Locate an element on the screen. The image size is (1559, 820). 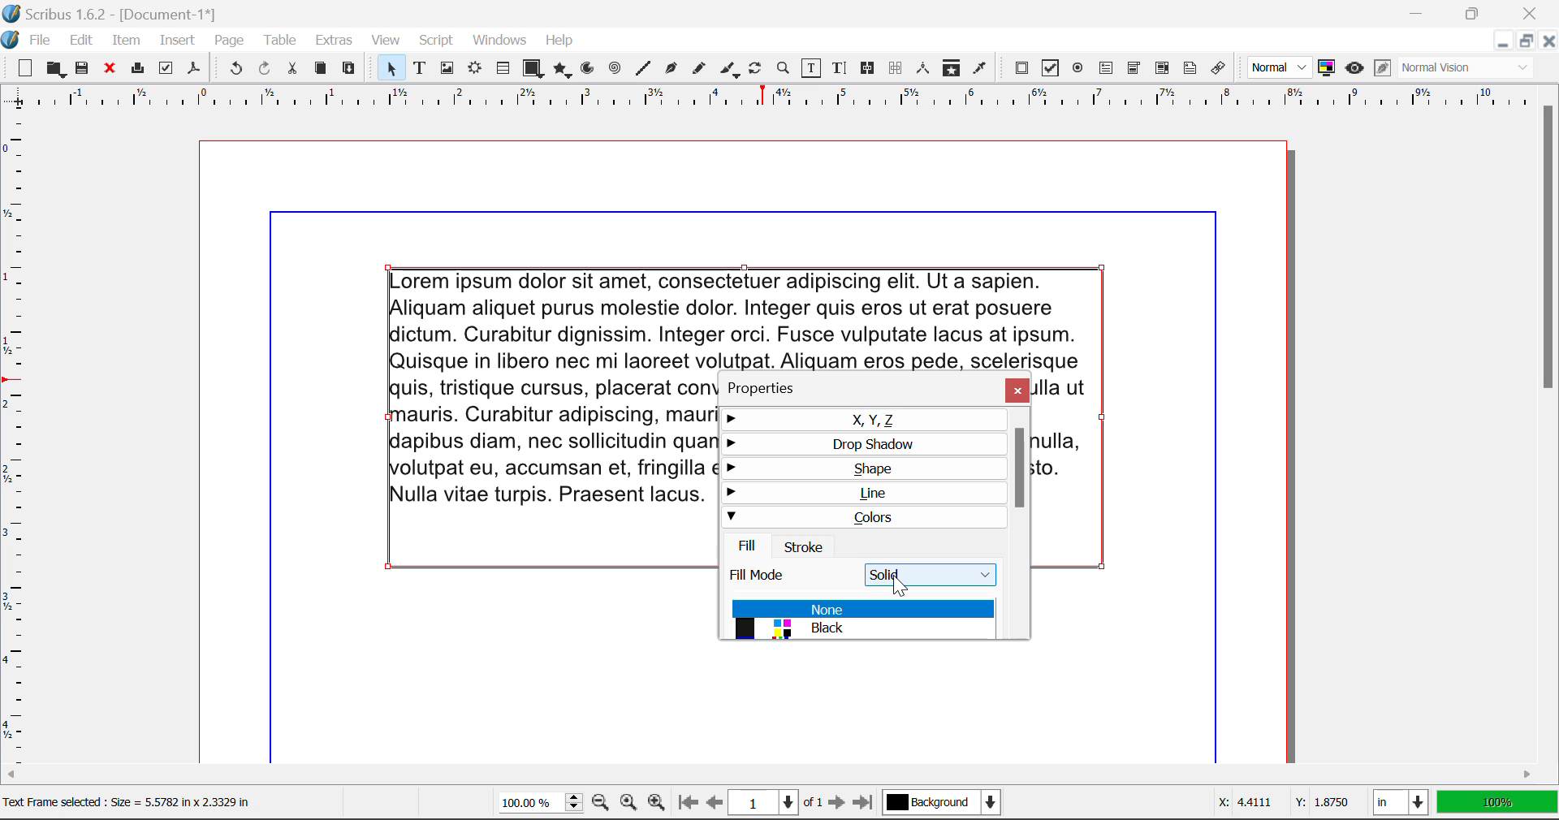
Scroll Bar is located at coordinates (1549, 424).